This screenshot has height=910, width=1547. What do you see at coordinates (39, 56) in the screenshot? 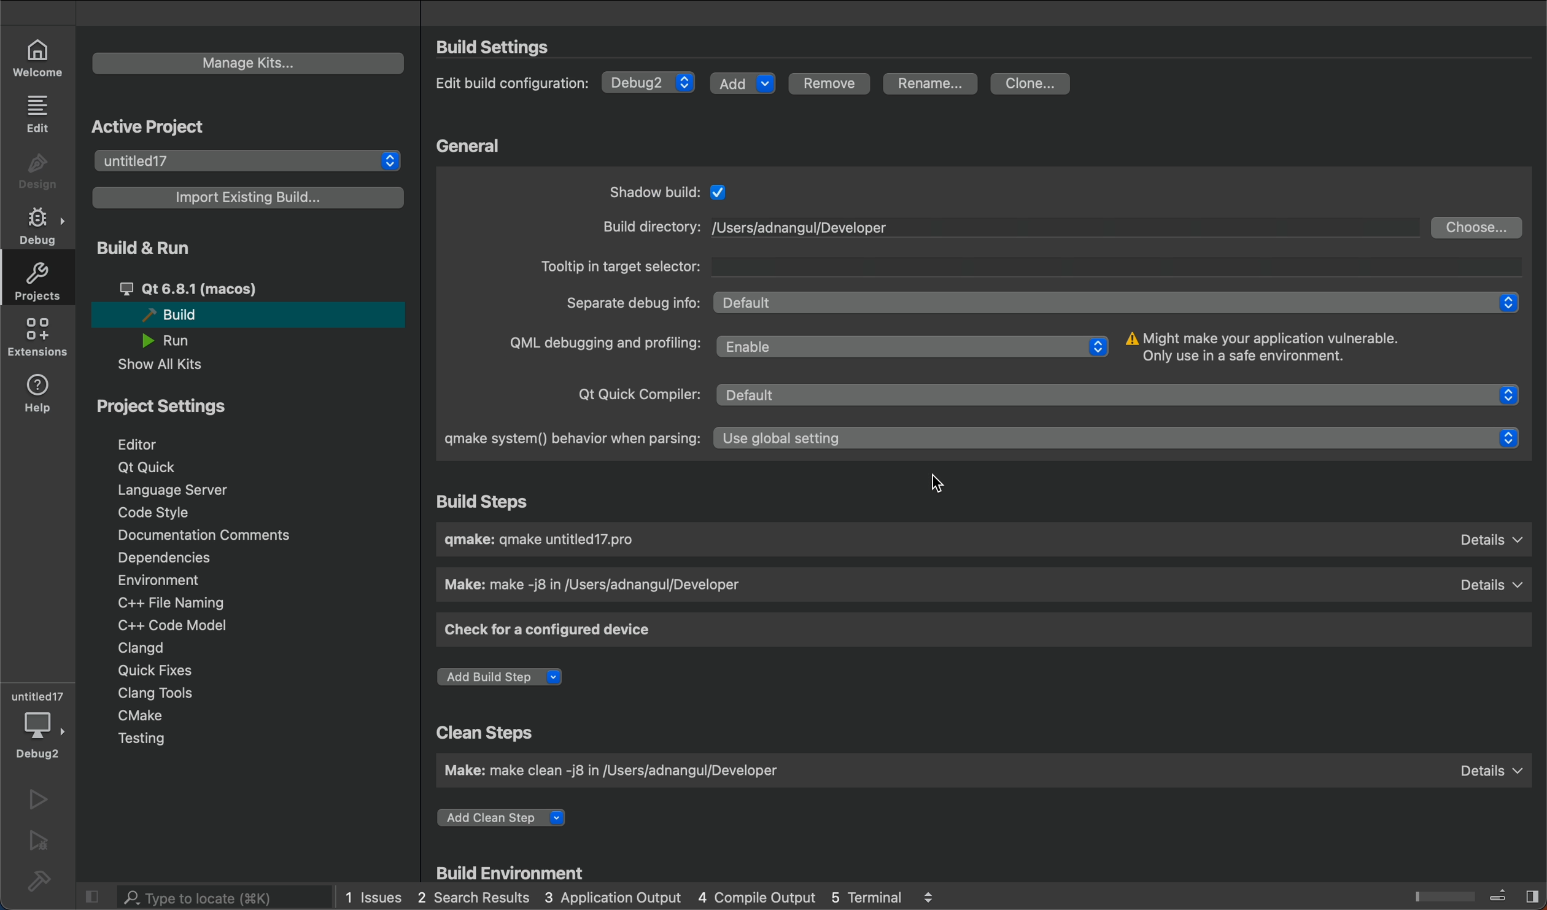
I see `welcome` at bounding box center [39, 56].